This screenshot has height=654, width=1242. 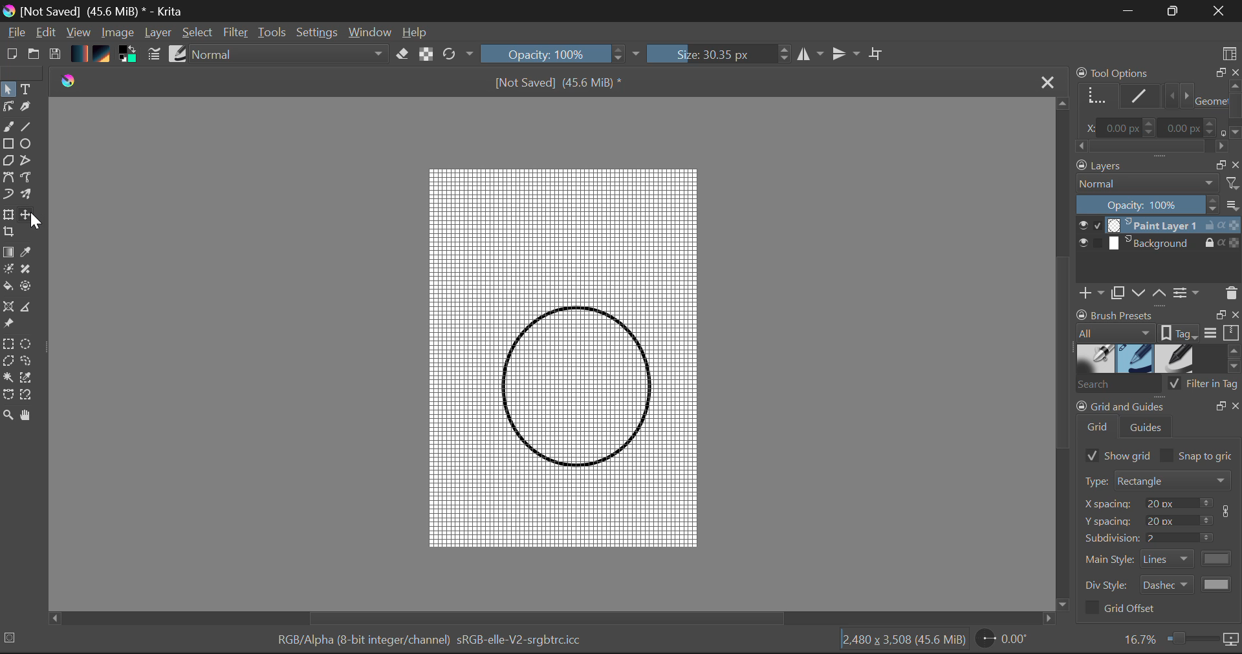 What do you see at coordinates (10, 107) in the screenshot?
I see `Edit Shapes` at bounding box center [10, 107].